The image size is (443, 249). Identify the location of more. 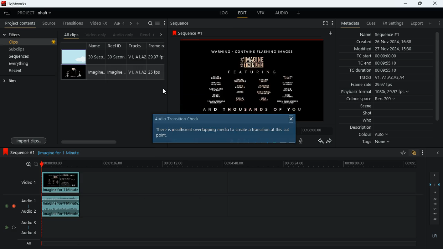
(299, 13).